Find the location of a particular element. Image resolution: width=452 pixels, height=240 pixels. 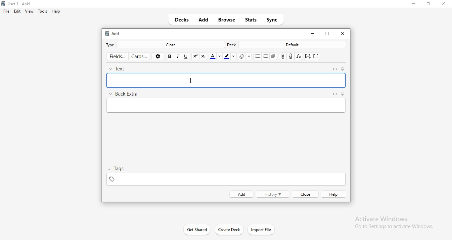

text box is located at coordinates (227, 81).